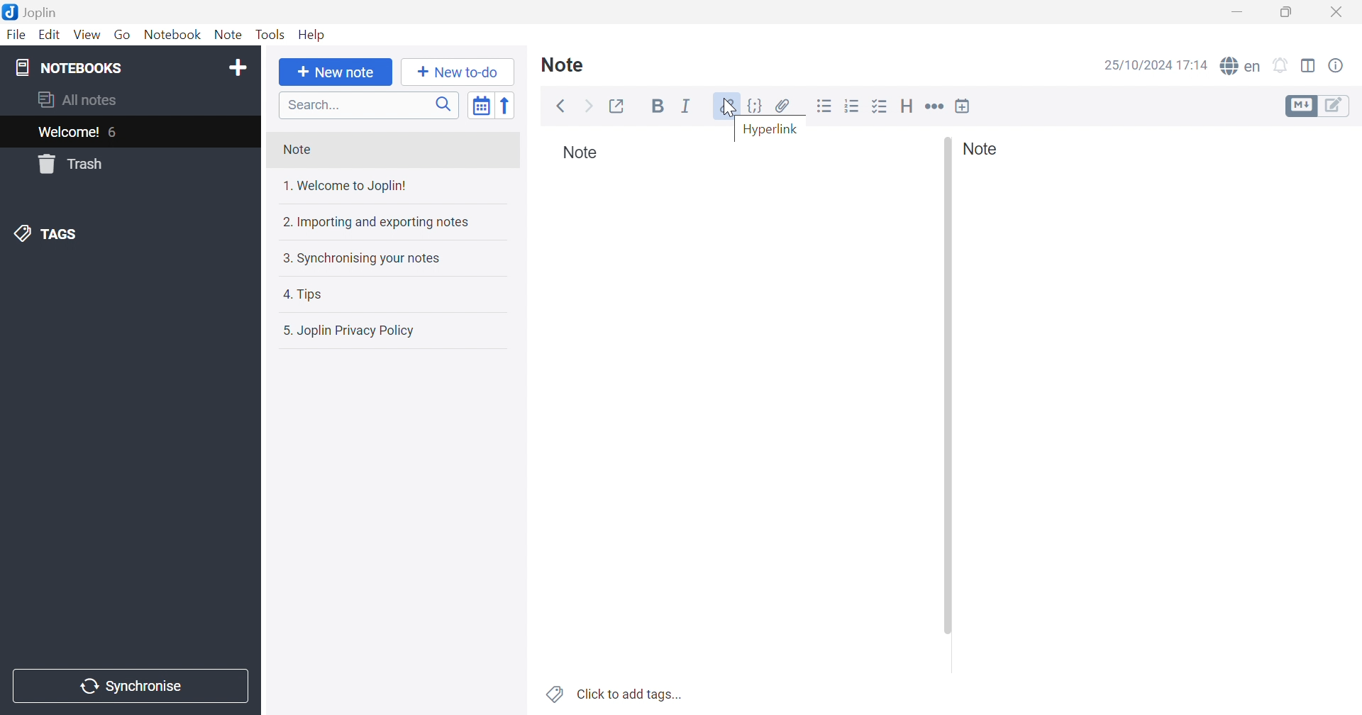 The image size is (1362, 715). Describe the element at coordinates (1337, 65) in the screenshot. I see `Note properties` at that location.